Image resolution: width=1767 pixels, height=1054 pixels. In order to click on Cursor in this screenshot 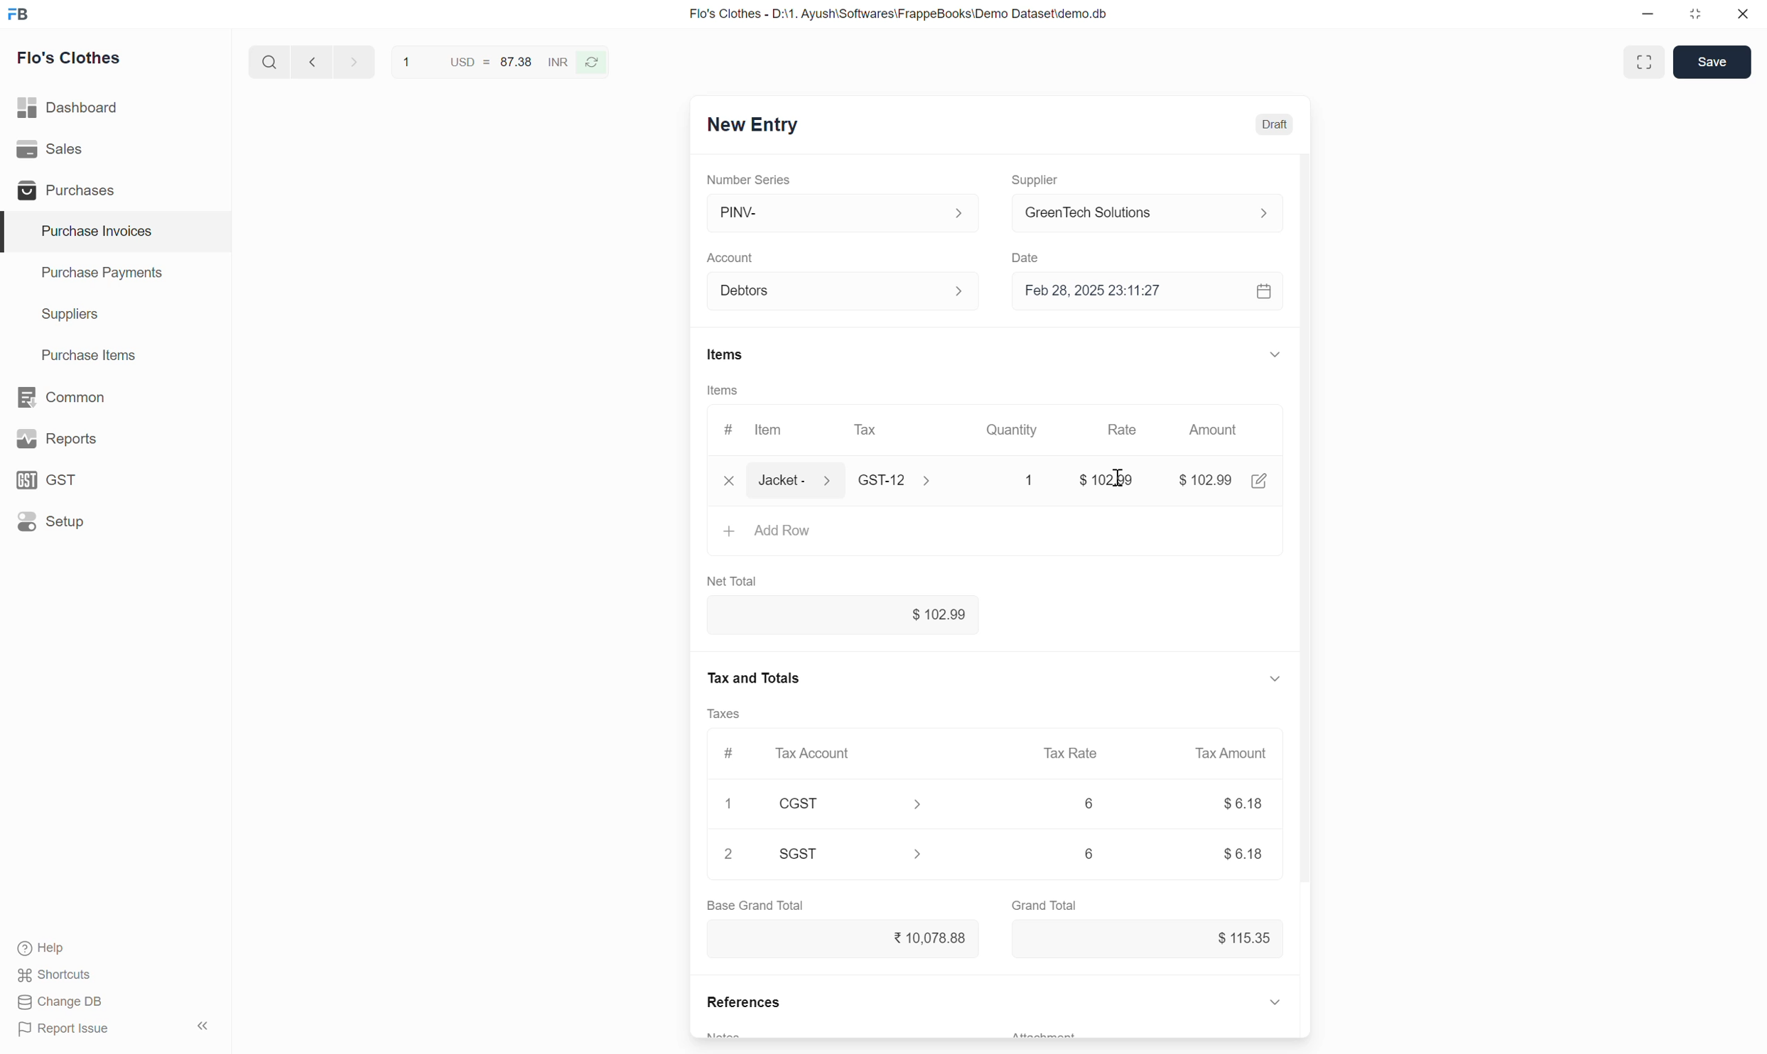, I will do `click(1115, 477)`.